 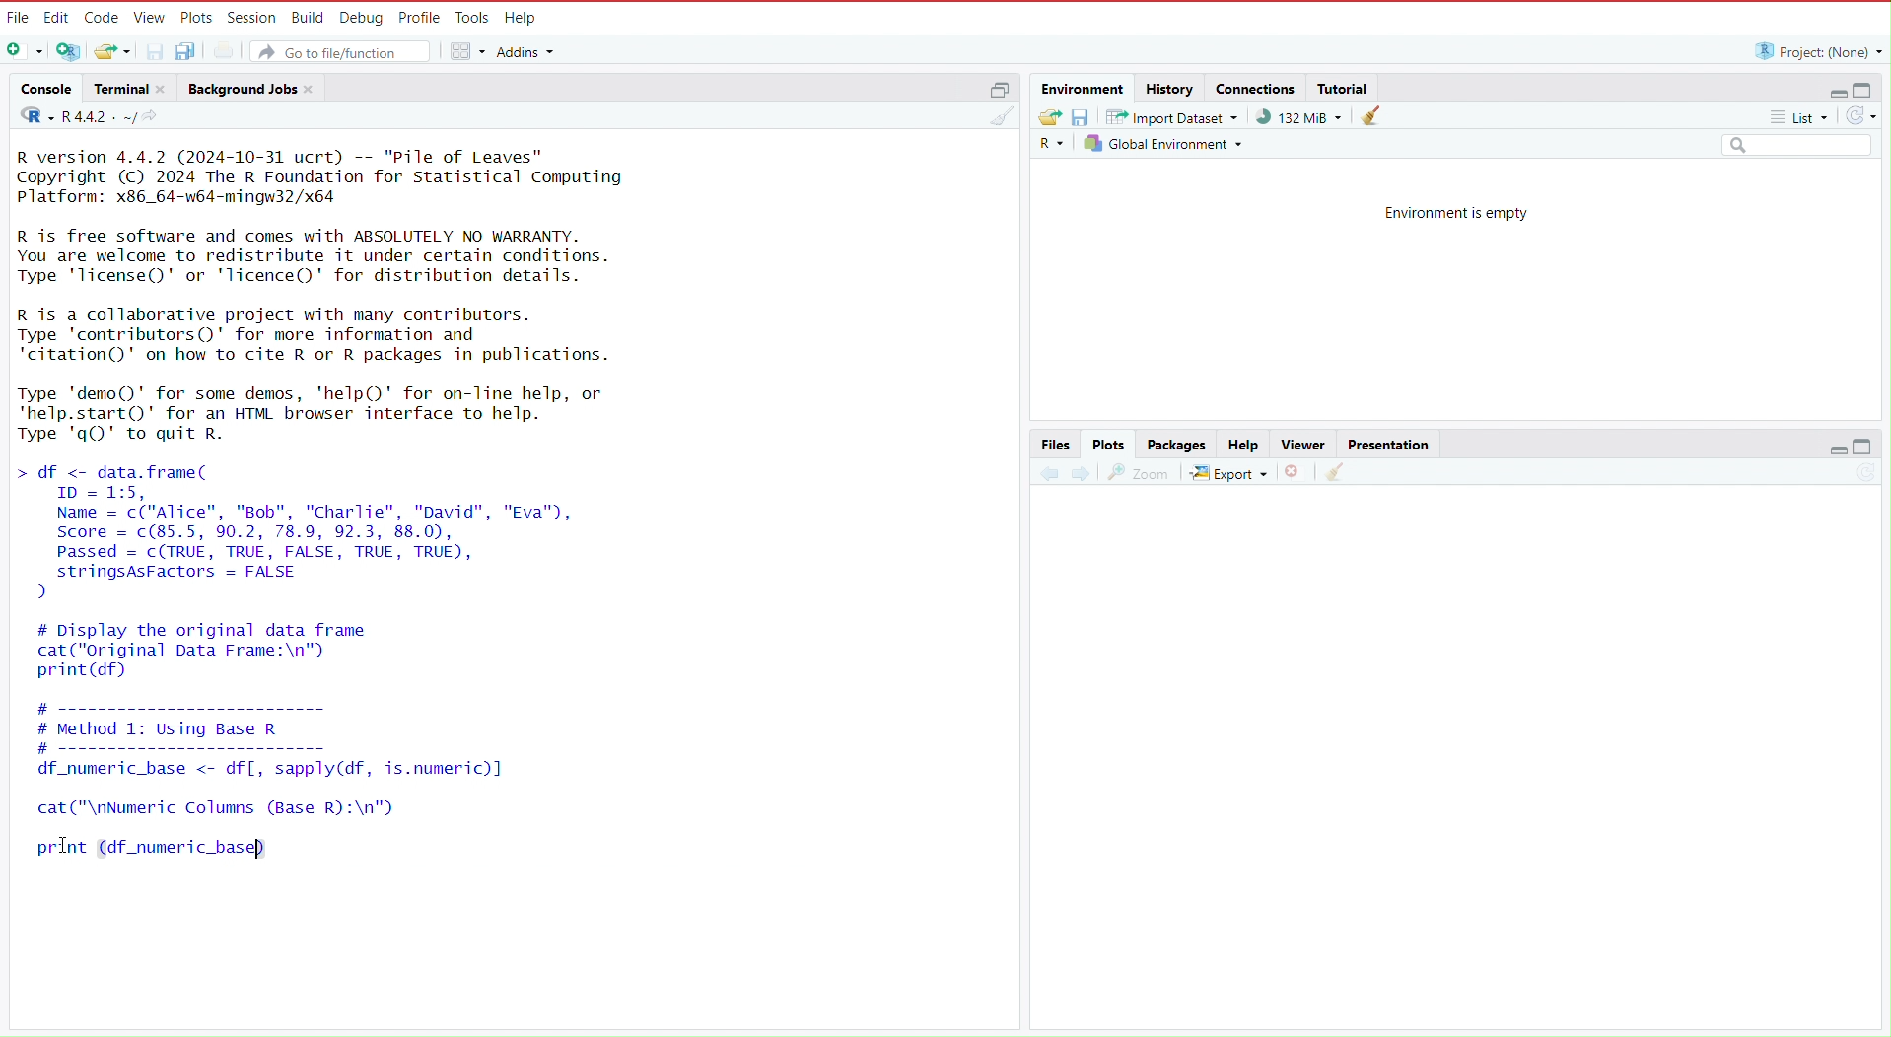 I want to click on create a project, so click(x=69, y=49).